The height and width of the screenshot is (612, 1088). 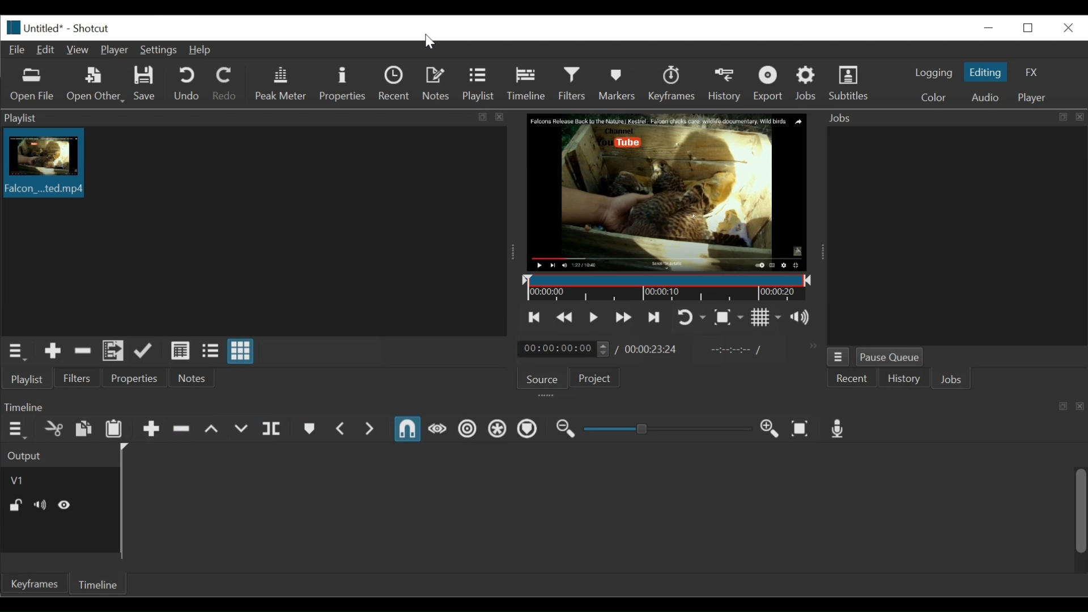 What do you see at coordinates (803, 428) in the screenshot?
I see `Zoom timeline to fit` at bounding box center [803, 428].